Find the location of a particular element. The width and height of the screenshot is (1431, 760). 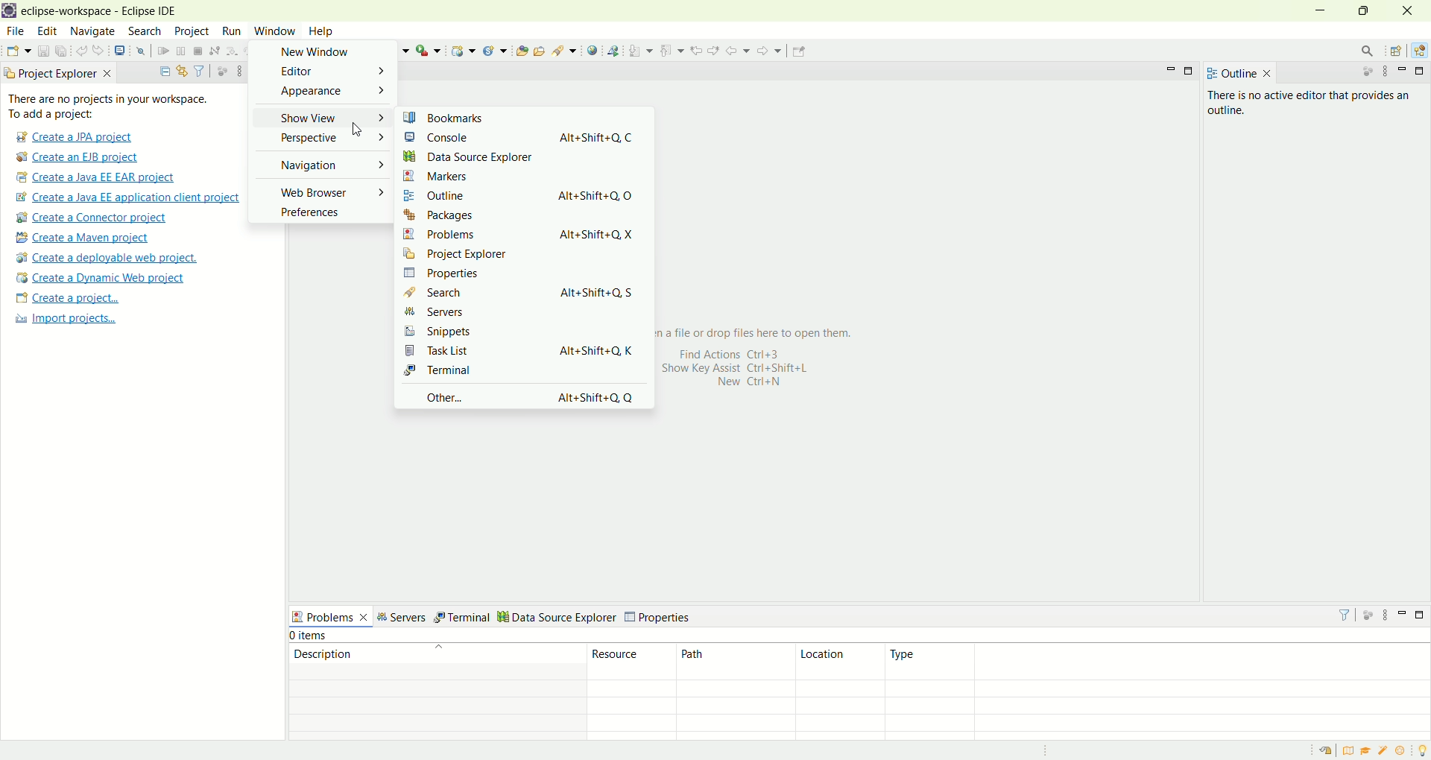

path is located at coordinates (736, 660).